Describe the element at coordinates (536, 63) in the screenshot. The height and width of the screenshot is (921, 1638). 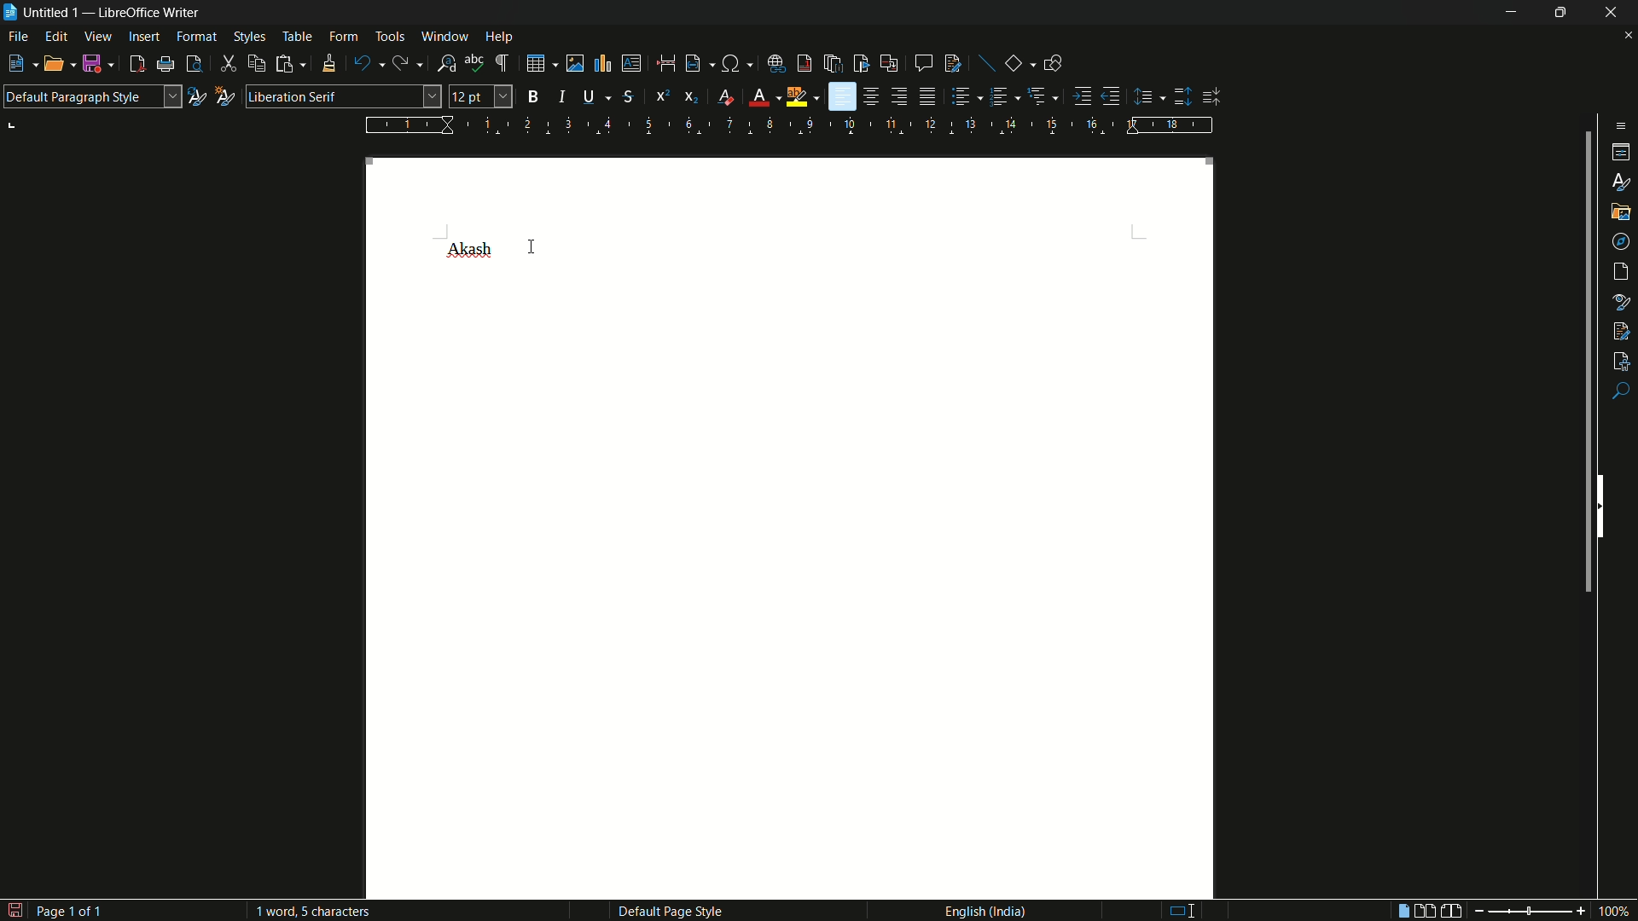
I see `insert table` at that location.